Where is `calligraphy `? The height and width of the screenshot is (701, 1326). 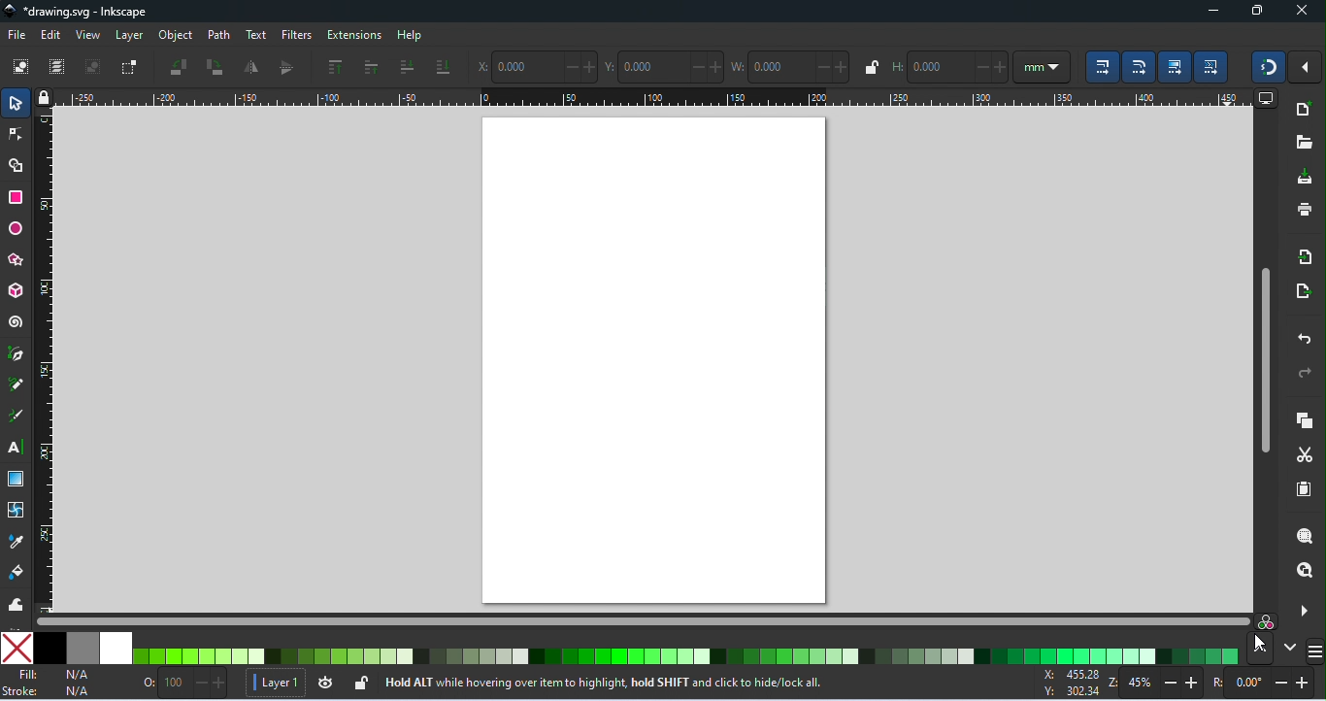 calligraphy  is located at coordinates (18, 417).